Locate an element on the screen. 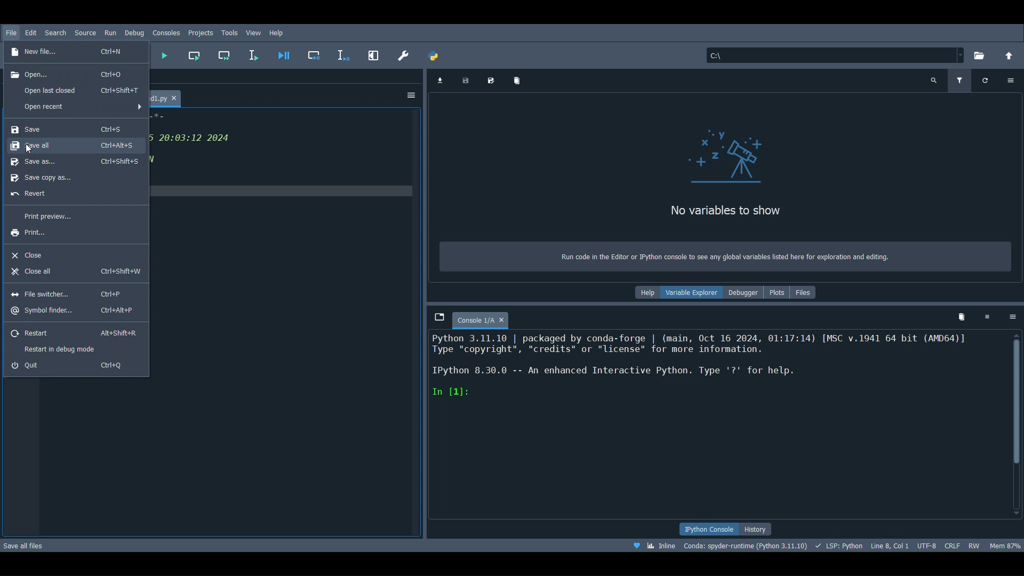 This screenshot has height=576, width=1024. Debug is located at coordinates (134, 32).